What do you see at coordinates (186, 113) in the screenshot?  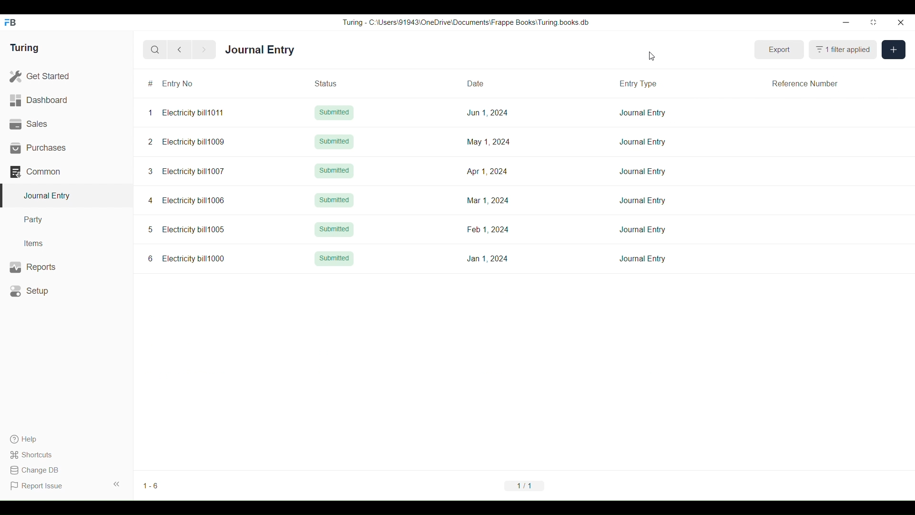 I see `1 Electricity bill1011` at bounding box center [186, 113].